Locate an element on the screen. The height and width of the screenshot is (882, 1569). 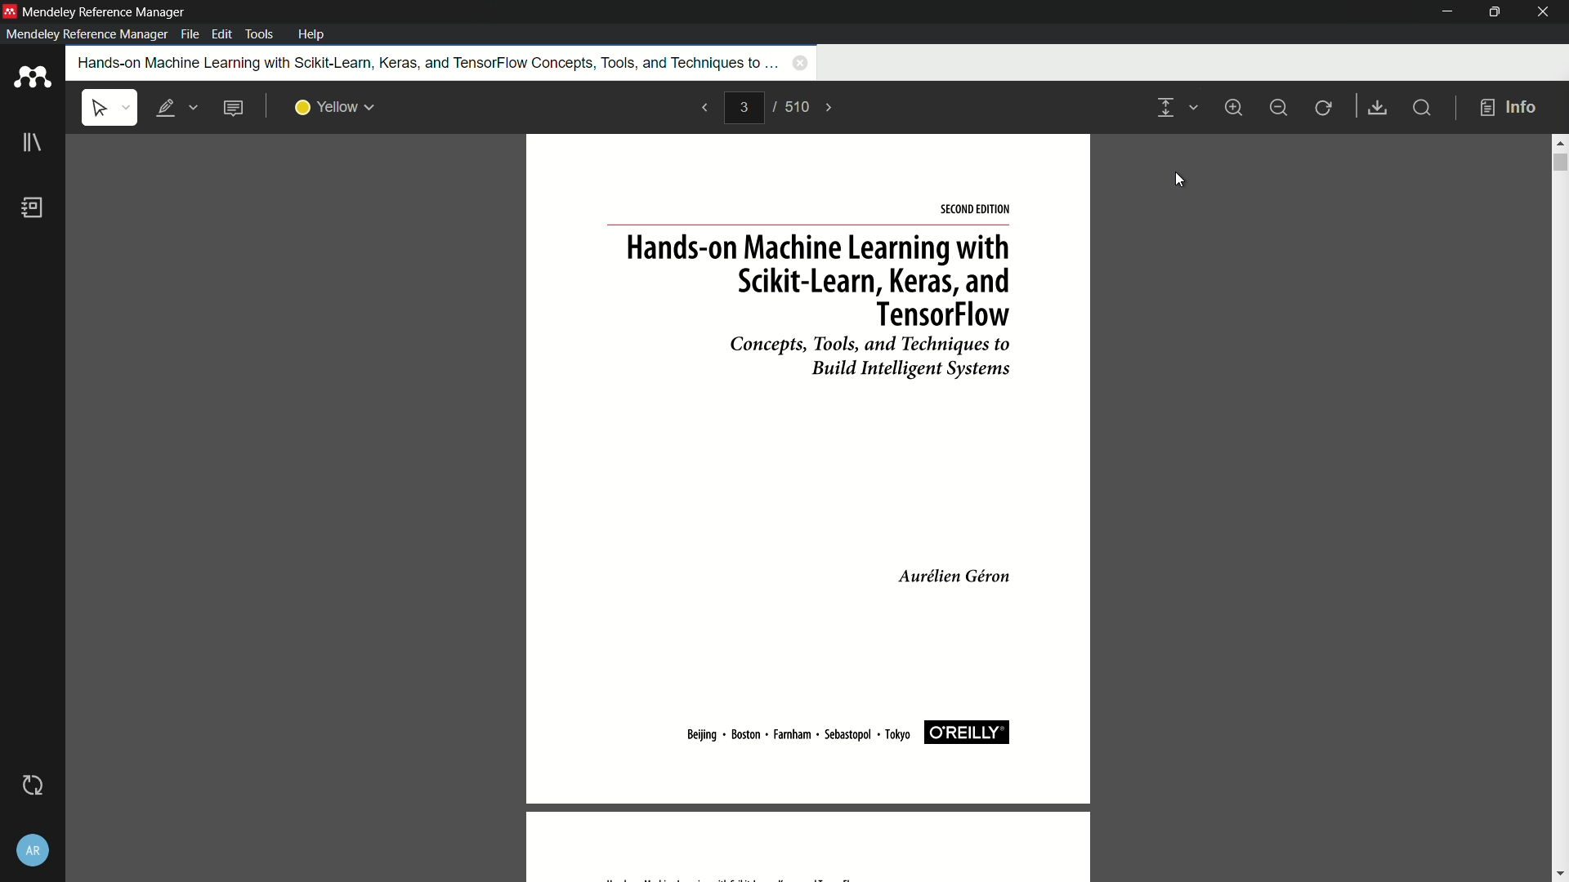
mendeley reference manager is located at coordinates (87, 34).